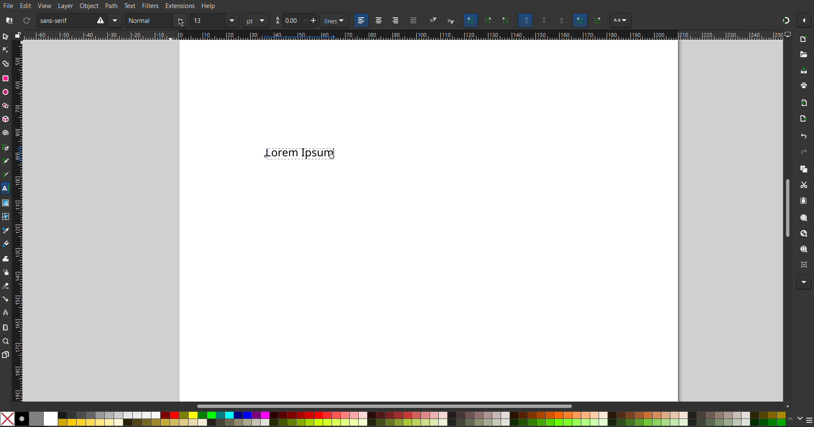  Describe the element at coordinates (433, 21) in the screenshot. I see `Superscript` at that location.